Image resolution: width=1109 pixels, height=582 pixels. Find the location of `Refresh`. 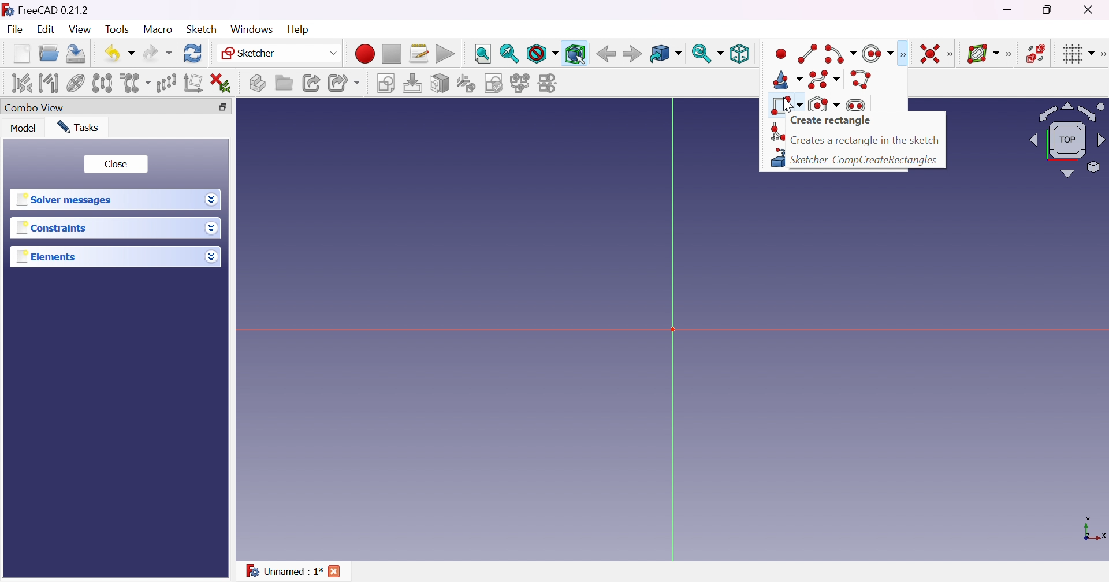

Refresh is located at coordinates (194, 53).